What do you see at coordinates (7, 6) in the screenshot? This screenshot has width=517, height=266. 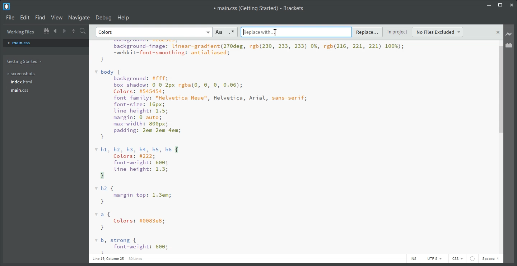 I see `Logo` at bounding box center [7, 6].